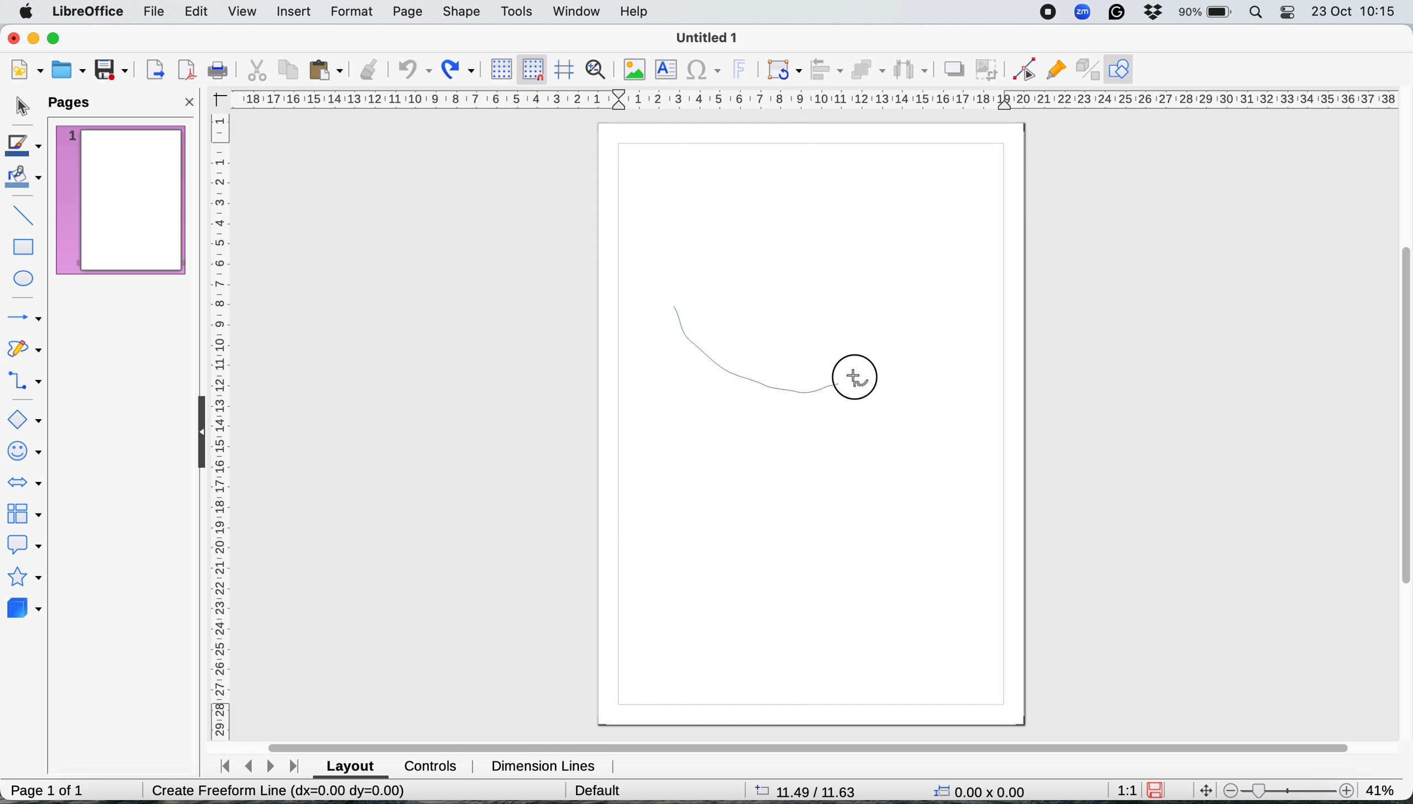  What do you see at coordinates (1123, 790) in the screenshot?
I see `aspect ratio` at bounding box center [1123, 790].